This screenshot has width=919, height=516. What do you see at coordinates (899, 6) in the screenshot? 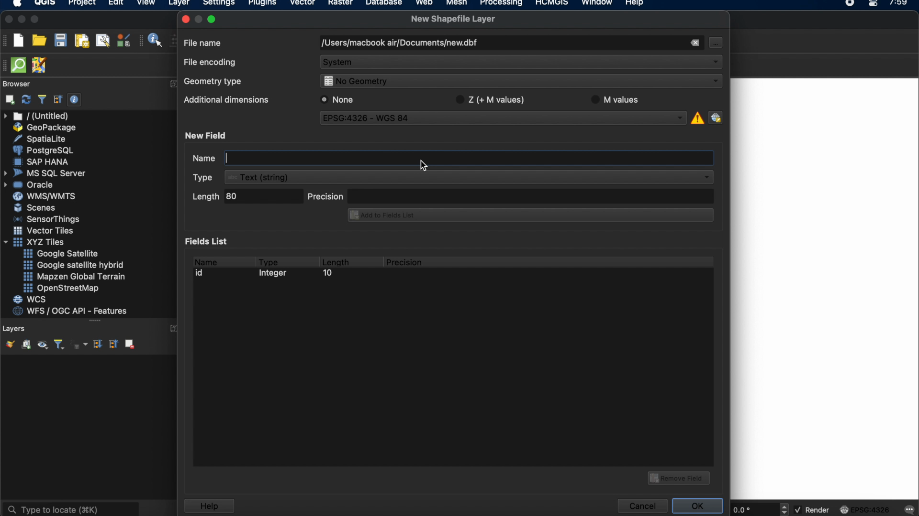
I see `time` at bounding box center [899, 6].